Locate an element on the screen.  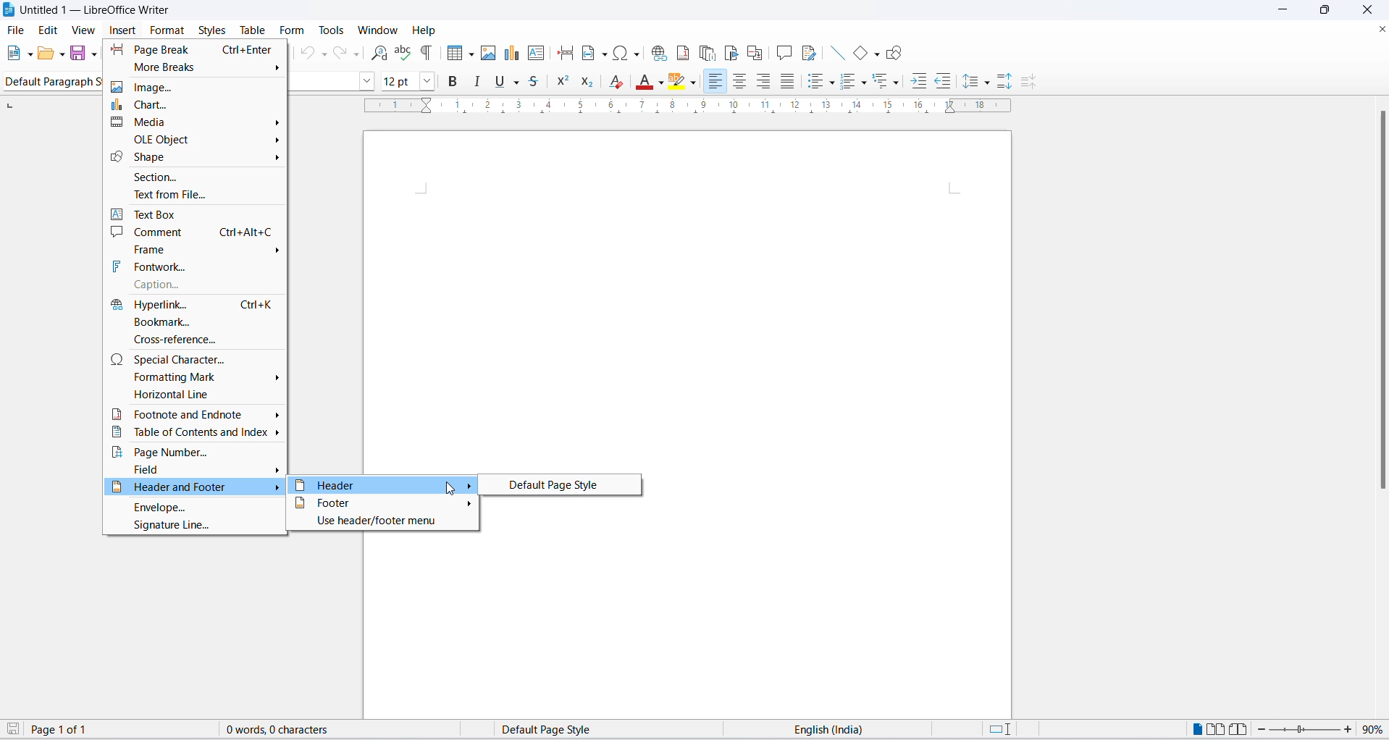
comment is located at coordinates (196, 232).